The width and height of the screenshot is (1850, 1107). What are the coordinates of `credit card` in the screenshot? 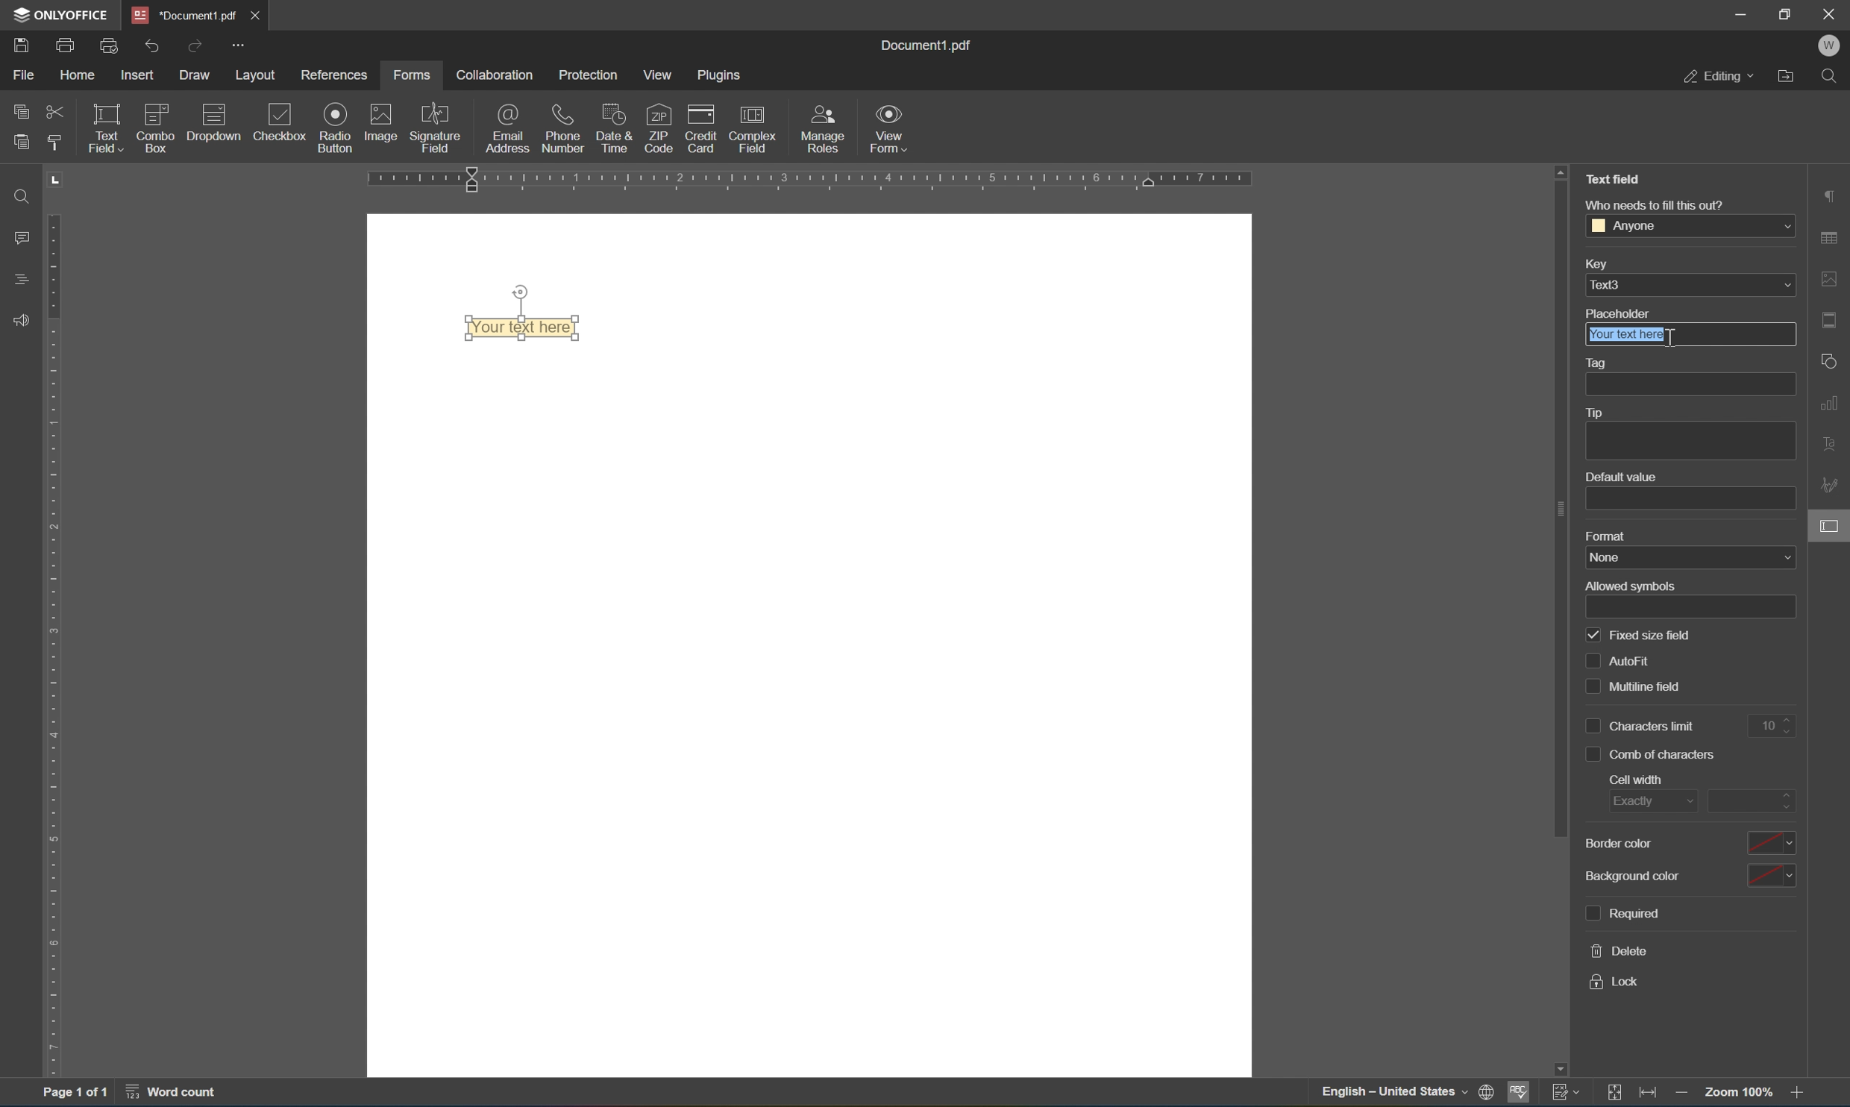 It's located at (702, 127).